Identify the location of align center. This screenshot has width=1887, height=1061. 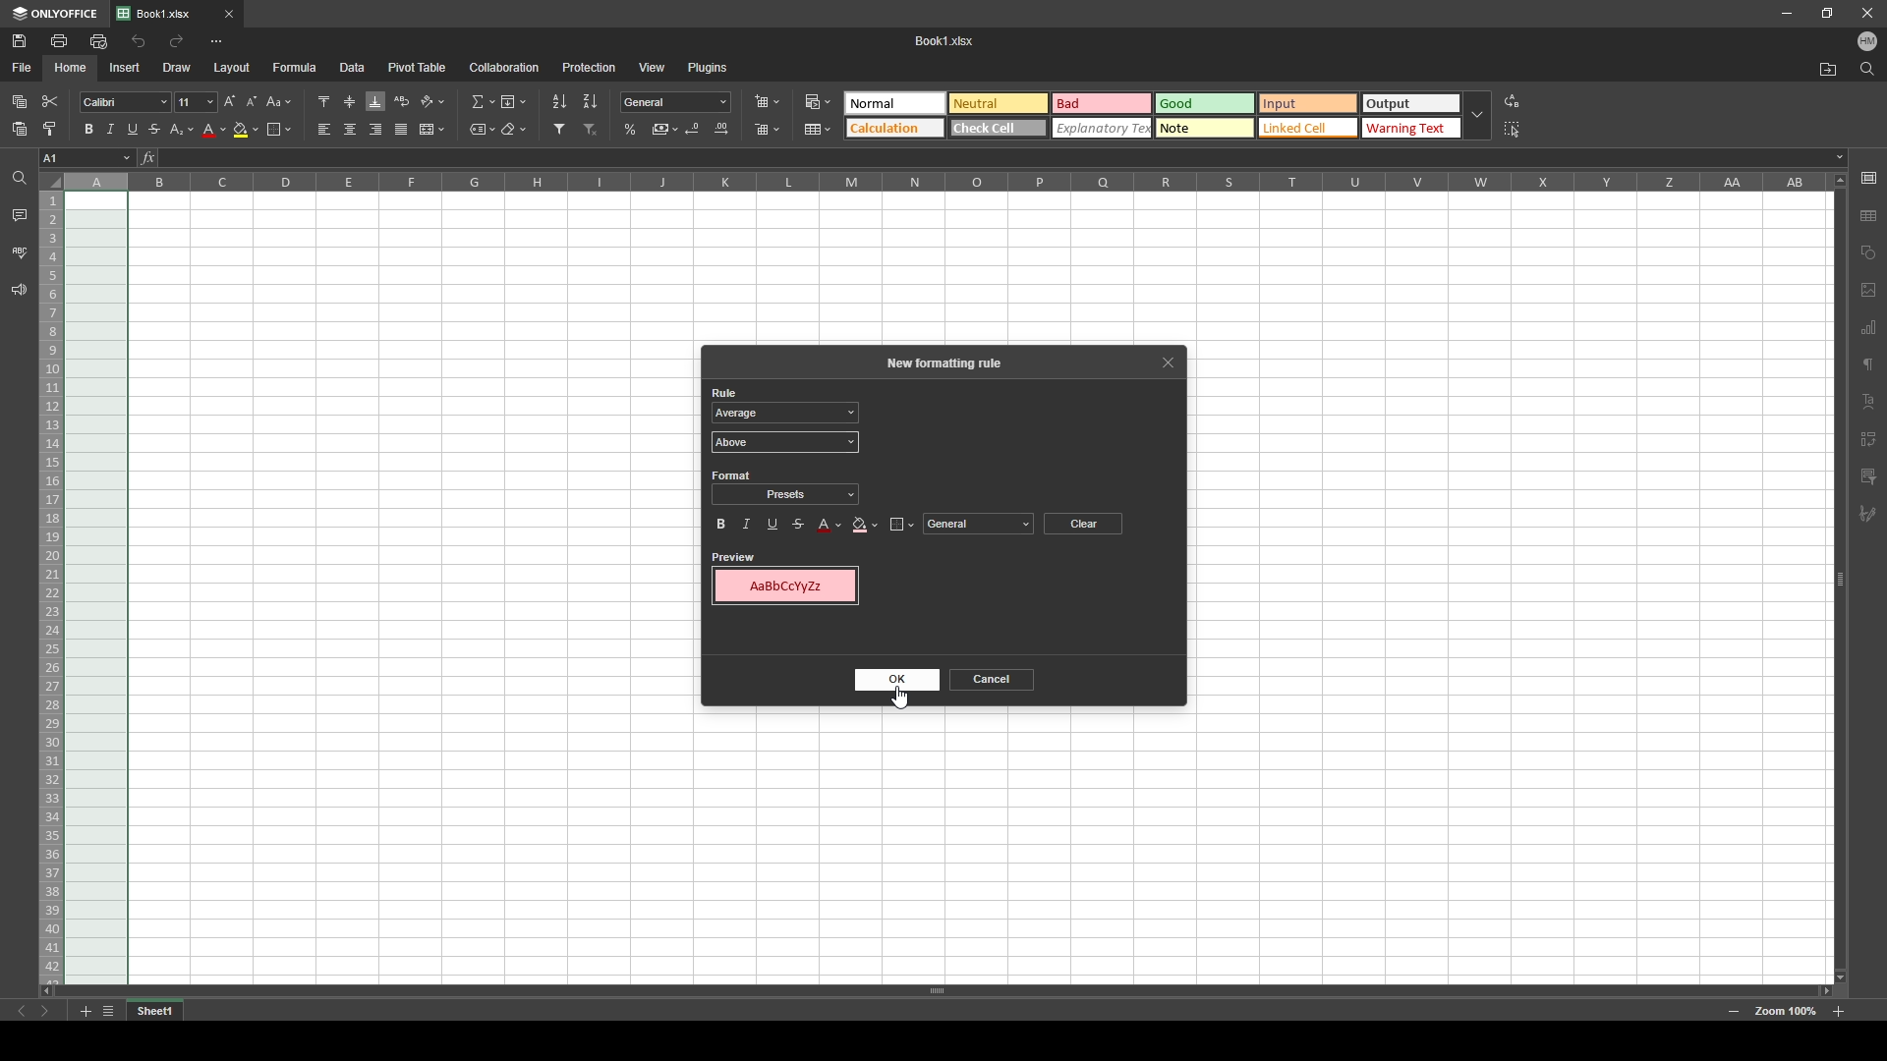
(351, 129).